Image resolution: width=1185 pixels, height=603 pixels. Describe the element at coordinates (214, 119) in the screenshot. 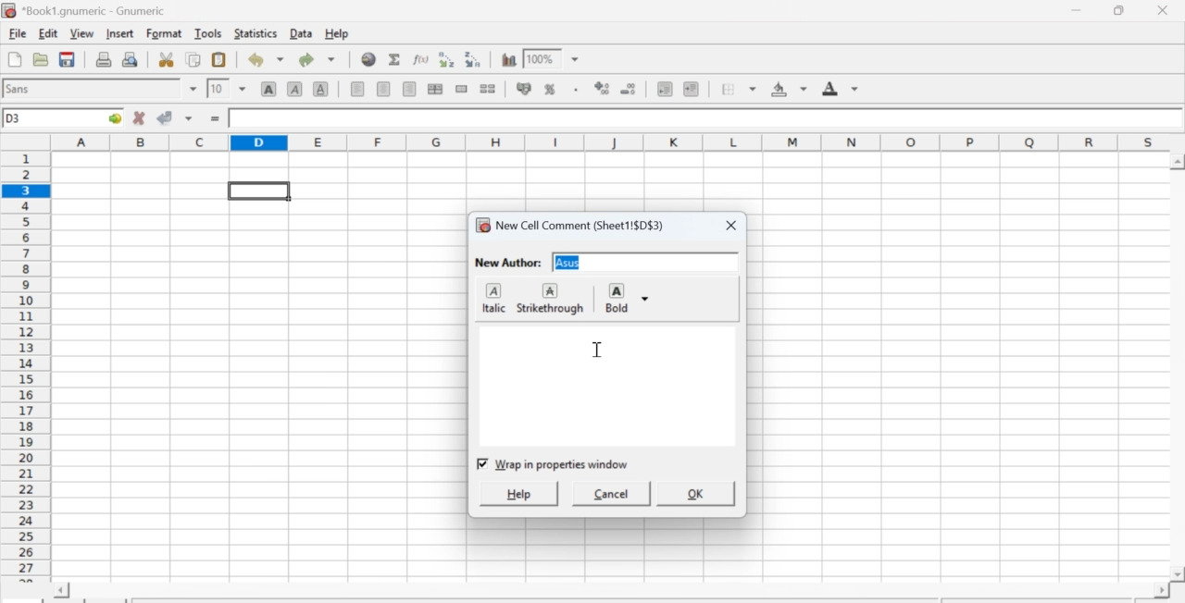

I see `=` at that location.